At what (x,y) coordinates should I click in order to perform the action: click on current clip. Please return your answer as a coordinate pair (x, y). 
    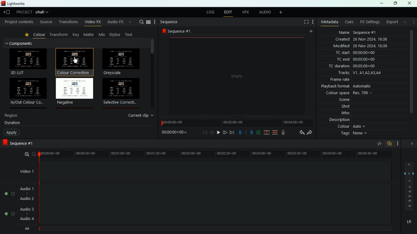
    Looking at the image, I should click on (141, 115).